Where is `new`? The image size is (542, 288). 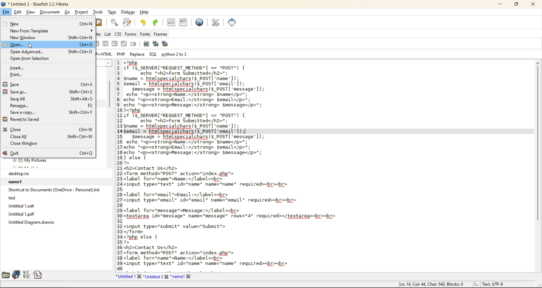
new is located at coordinates (47, 23).